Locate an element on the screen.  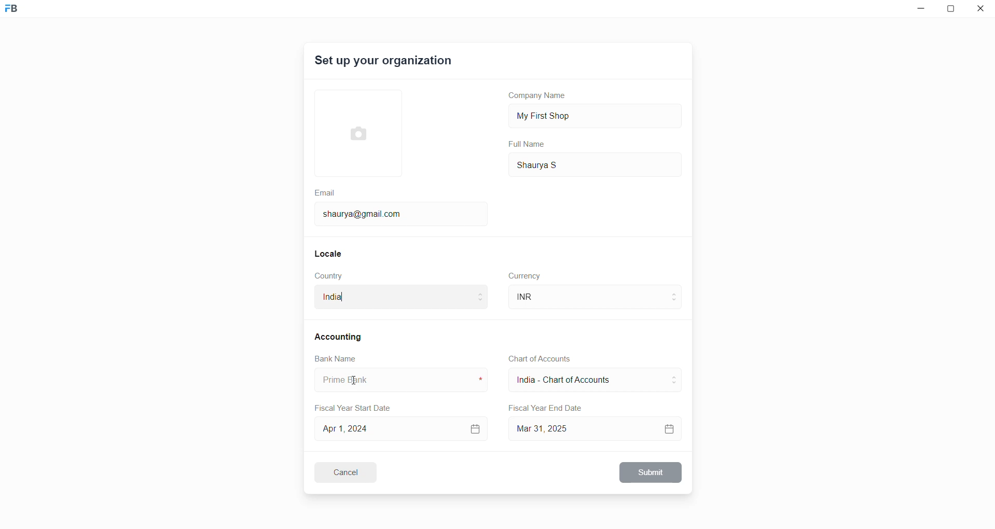
Locale is located at coordinates (329, 253).